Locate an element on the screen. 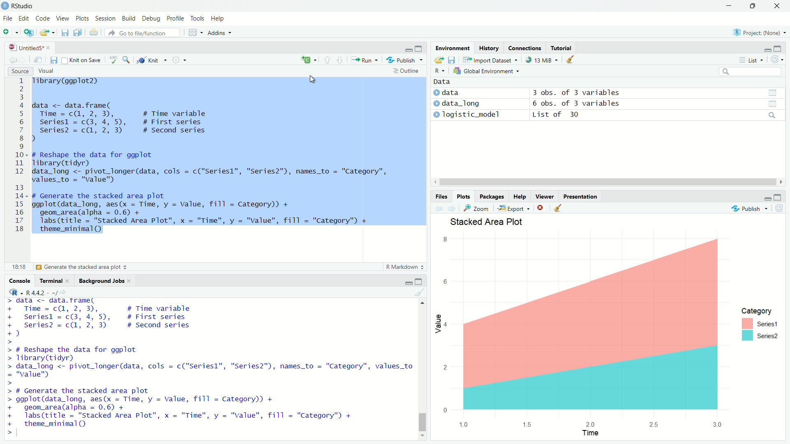  Stacked Area Plot is located at coordinates (500, 224).